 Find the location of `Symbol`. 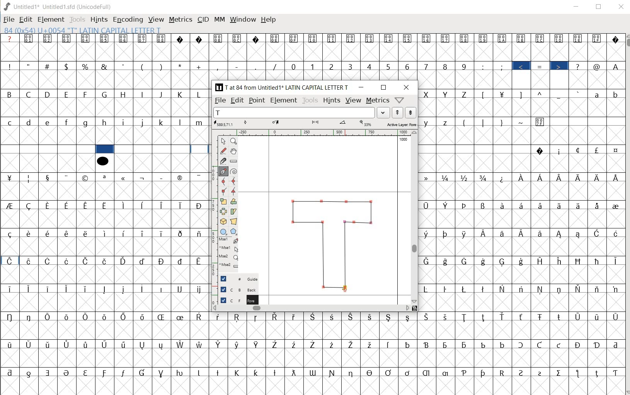

Symbol is located at coordinates (162, 39).